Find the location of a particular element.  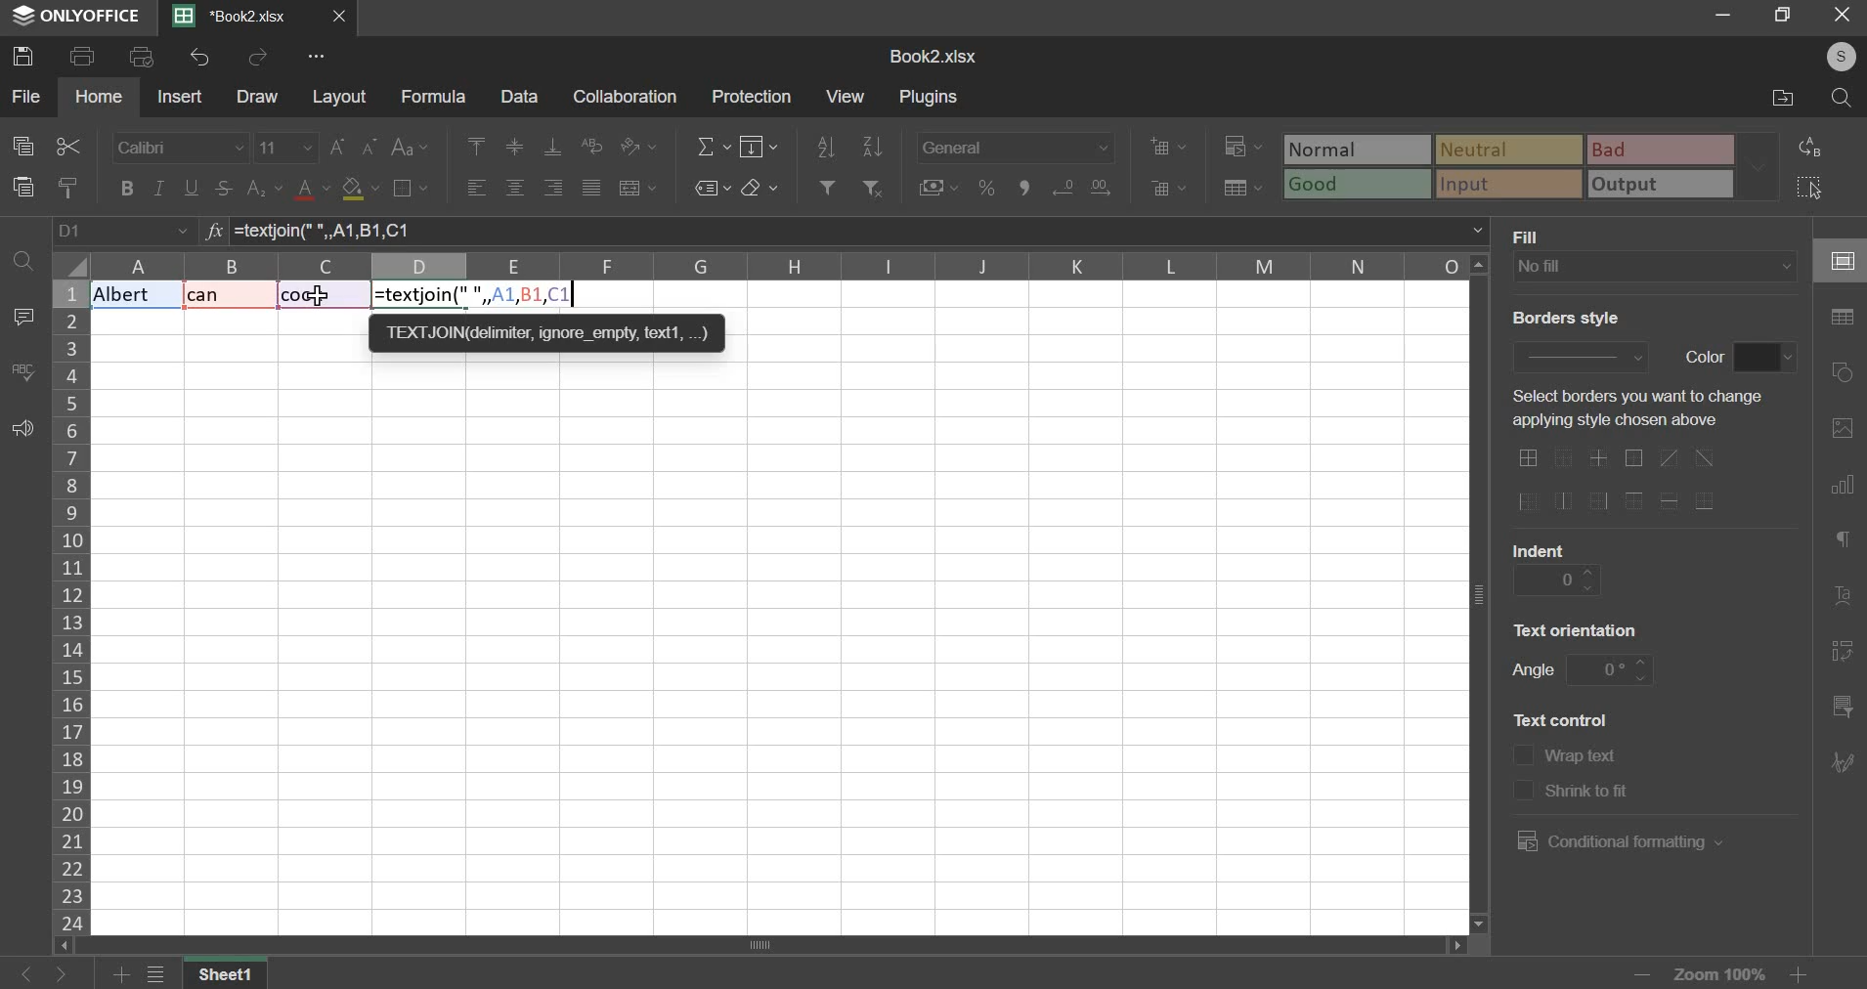

align left is located at coordinates (476, 146).